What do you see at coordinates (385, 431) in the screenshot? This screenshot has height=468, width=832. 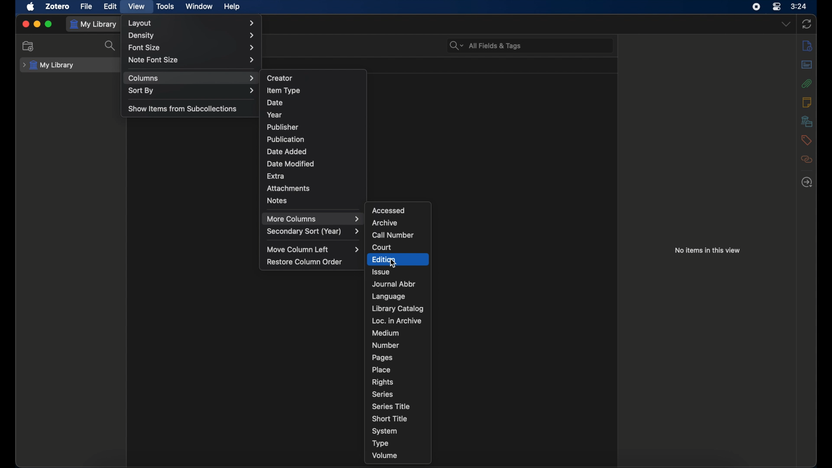 I see `system` at bounding box center [385, 431].